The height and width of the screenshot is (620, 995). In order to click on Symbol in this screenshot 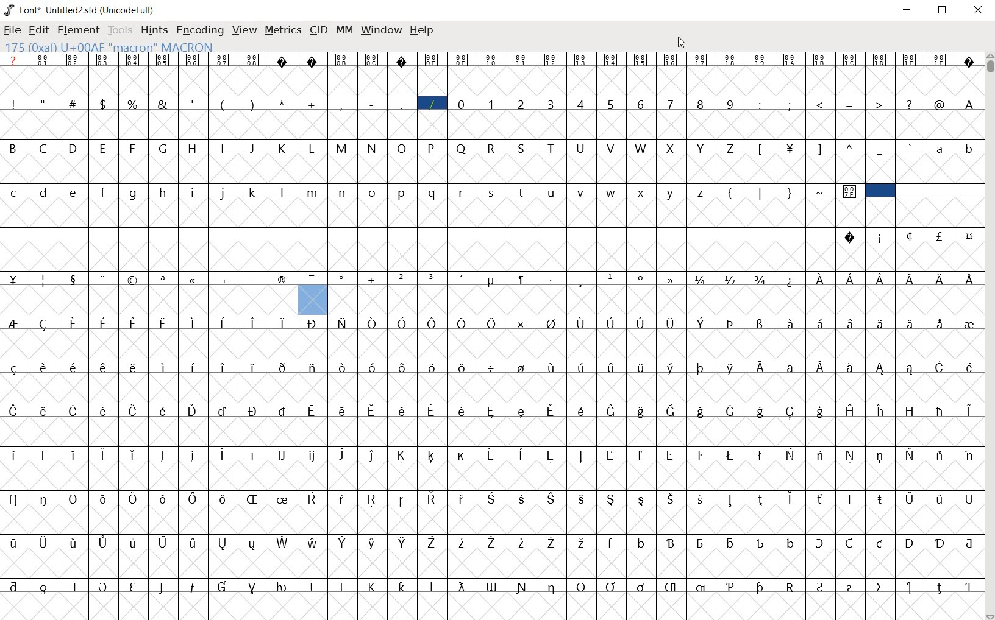, I will do `click(939, 59)`.